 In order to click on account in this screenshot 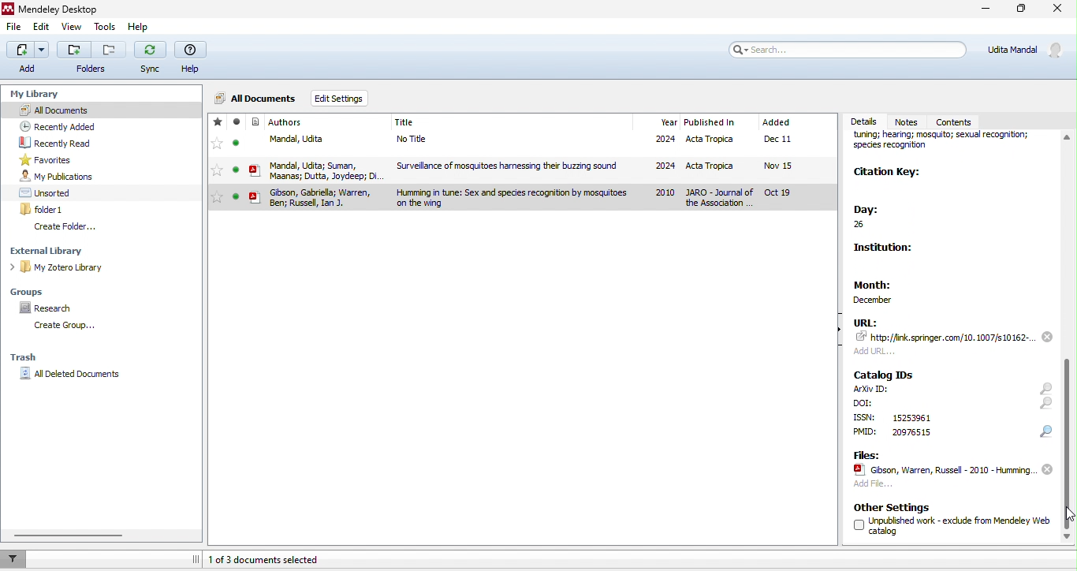, I will do `click(1027, 49)`.